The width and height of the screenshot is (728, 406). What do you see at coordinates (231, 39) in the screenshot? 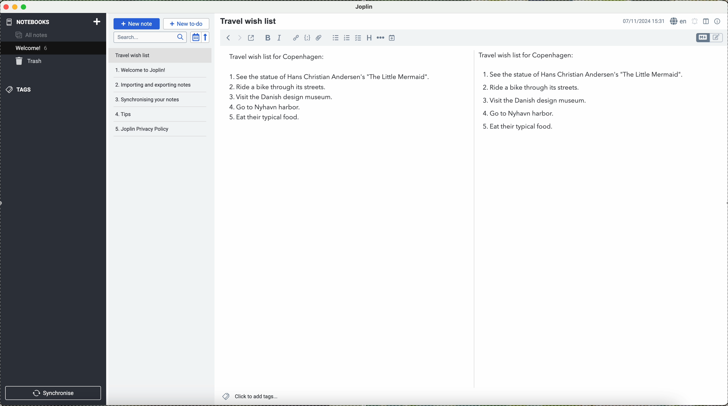
I see `navigate` at bounding box center [231, 39].